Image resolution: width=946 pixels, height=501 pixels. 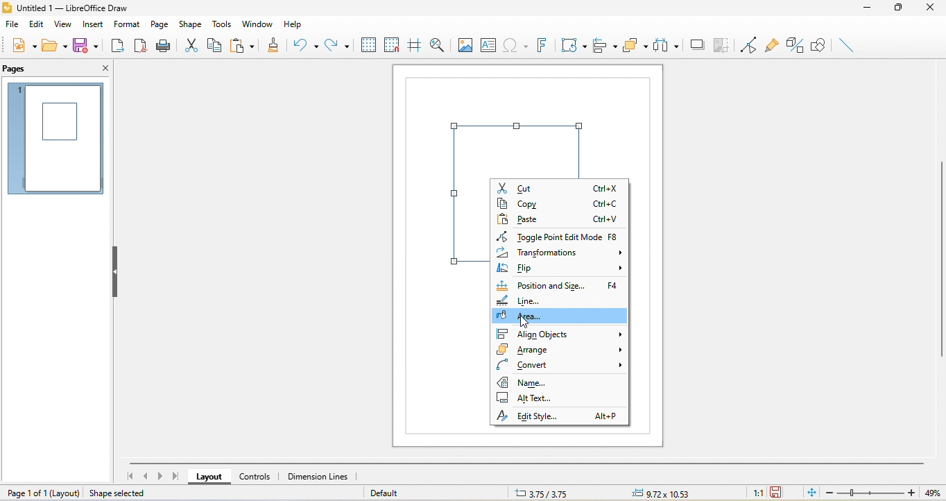 I want to click on export, so click(x=117, y=47).